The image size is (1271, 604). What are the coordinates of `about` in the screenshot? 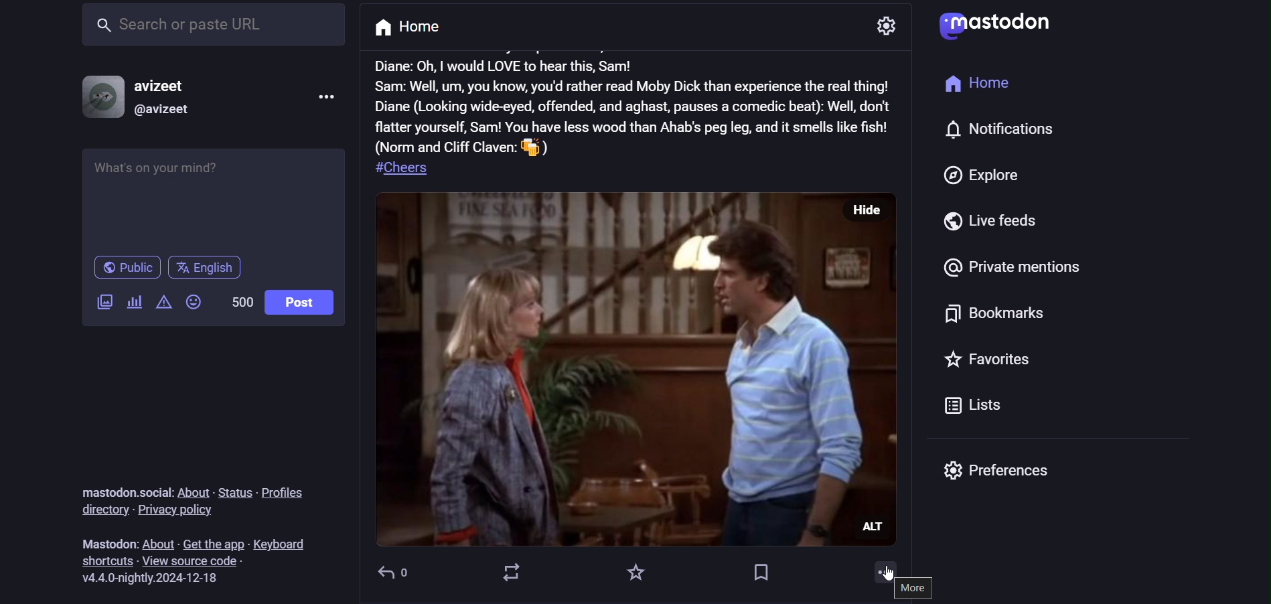 It's located at (195, 487).